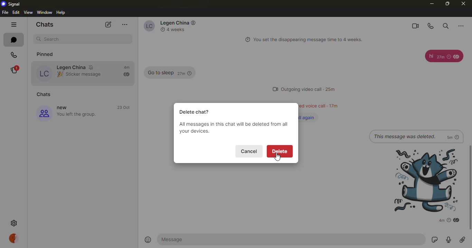  Describe the element at coordinates (194, 22) in the screenshot. I see `logo` at that location.